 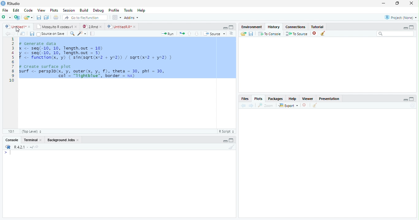 What do you see at coordinates (41, 10) in the screenshot?
I see `View` at bounding box center [41, 10].